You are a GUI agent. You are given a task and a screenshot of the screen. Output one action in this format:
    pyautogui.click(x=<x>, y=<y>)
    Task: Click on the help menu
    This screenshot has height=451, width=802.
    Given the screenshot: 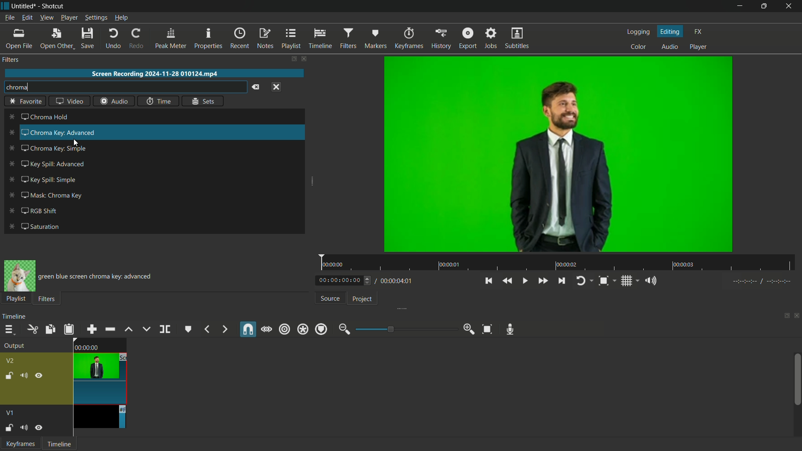 What is the action you would take?
    pyautogui.click(x=121, y=18)
    